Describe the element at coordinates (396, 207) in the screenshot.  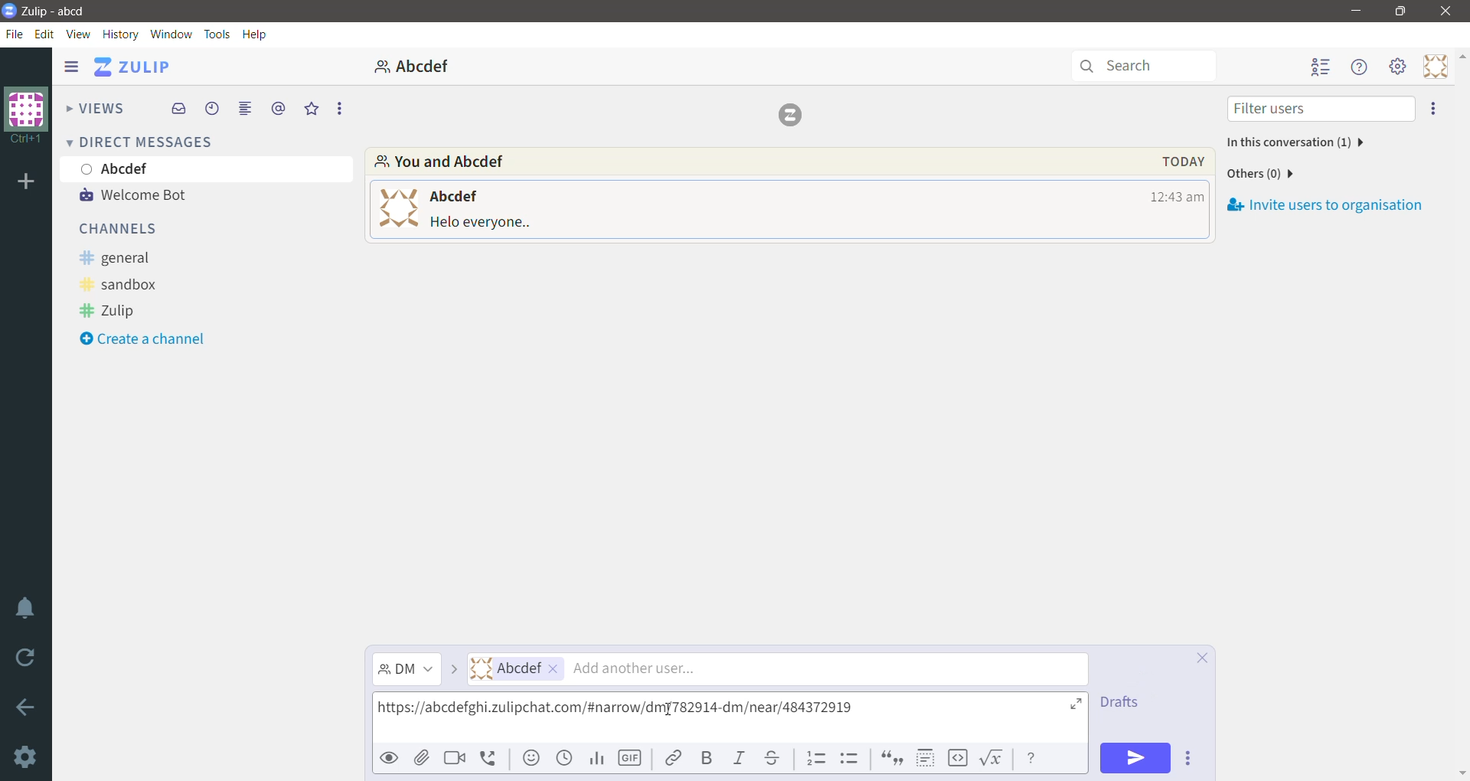
I see `user profile` at that location.